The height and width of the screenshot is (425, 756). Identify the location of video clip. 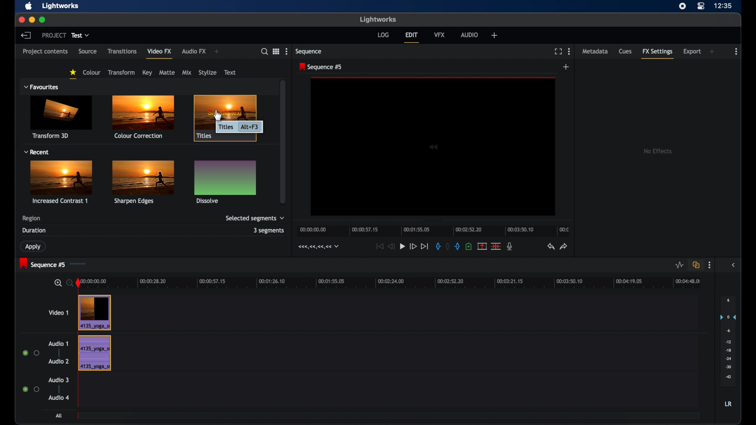
(94, 312).